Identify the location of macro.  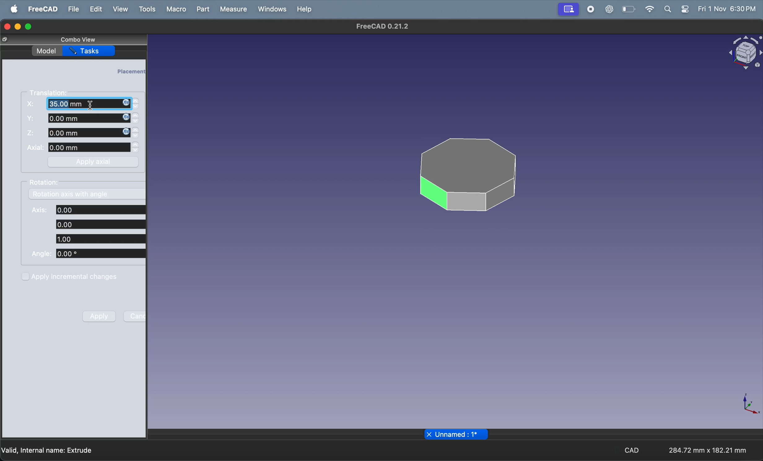
(175, 9).